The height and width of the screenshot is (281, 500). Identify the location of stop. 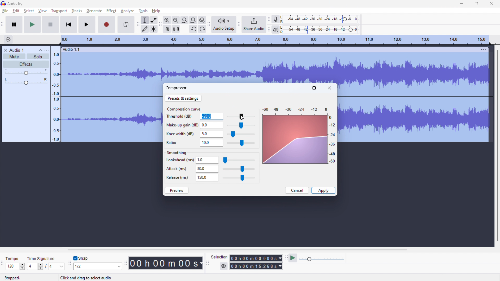
(51, 24).